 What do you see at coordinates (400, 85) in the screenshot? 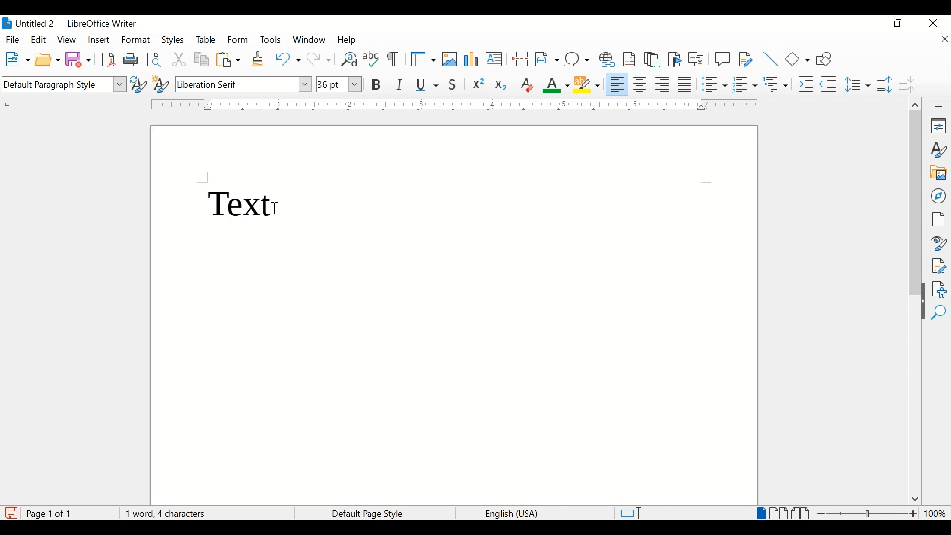
I see `italic` at bounding box center [400, 85].